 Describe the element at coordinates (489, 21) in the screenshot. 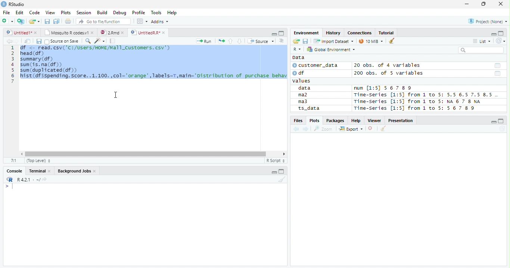

I see `Project (none)` at that location.